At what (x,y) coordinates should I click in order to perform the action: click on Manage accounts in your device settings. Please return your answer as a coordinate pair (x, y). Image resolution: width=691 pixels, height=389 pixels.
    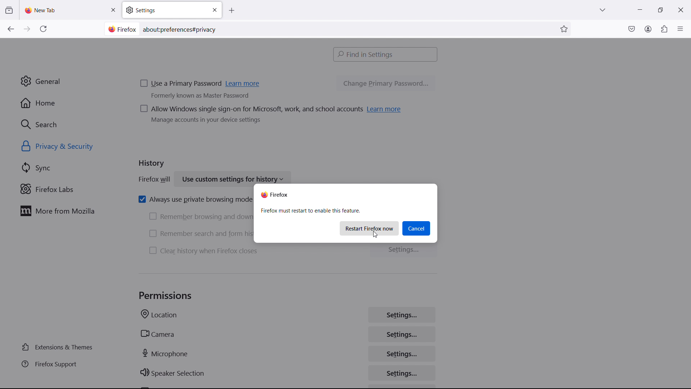
    Looking at the image, I should click on (208, 123).